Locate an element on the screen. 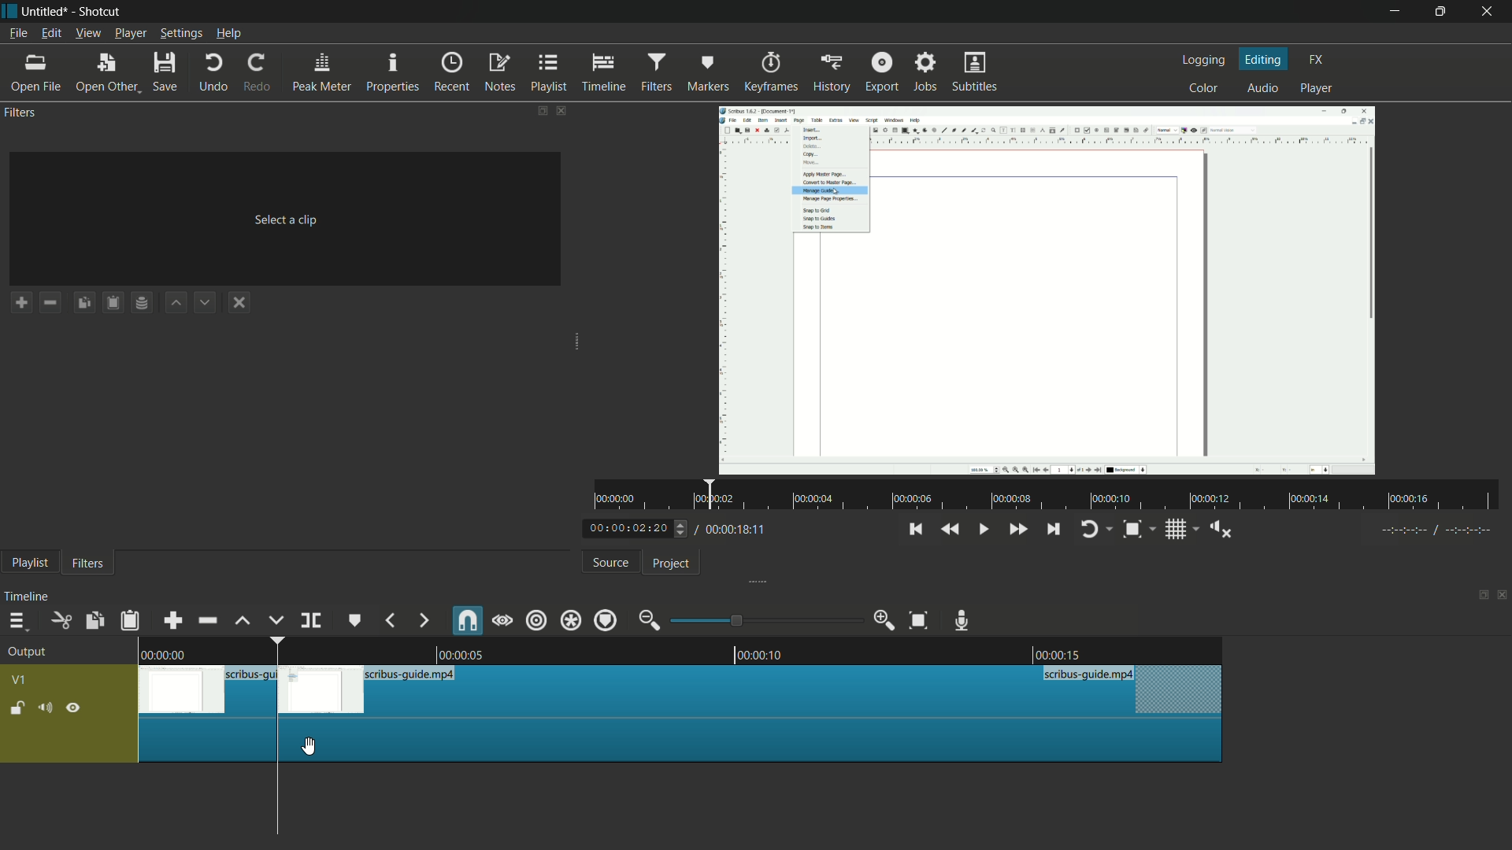 This screenshot has height=850, width=1512. skip to the next point is located at coordinates (1054, 529).